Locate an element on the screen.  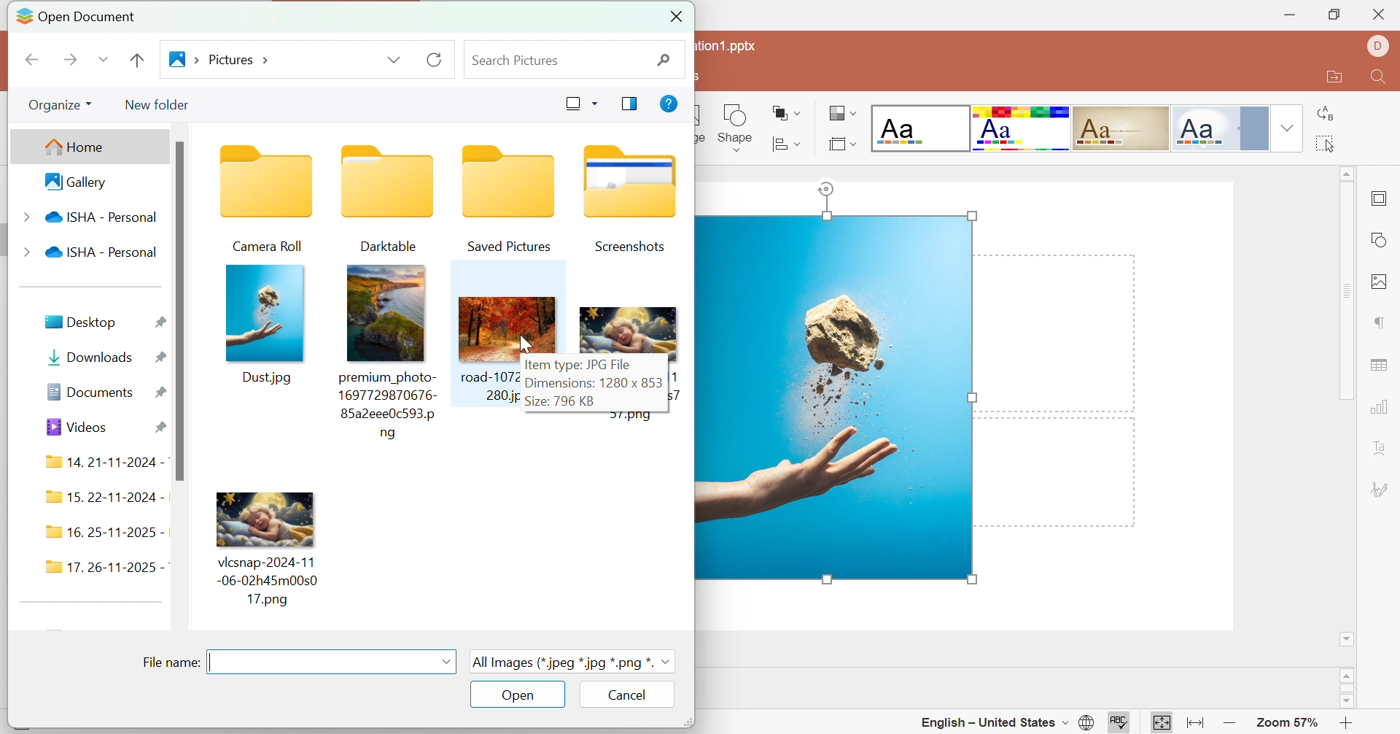
scroll up is located at coordinates (1347, 674).